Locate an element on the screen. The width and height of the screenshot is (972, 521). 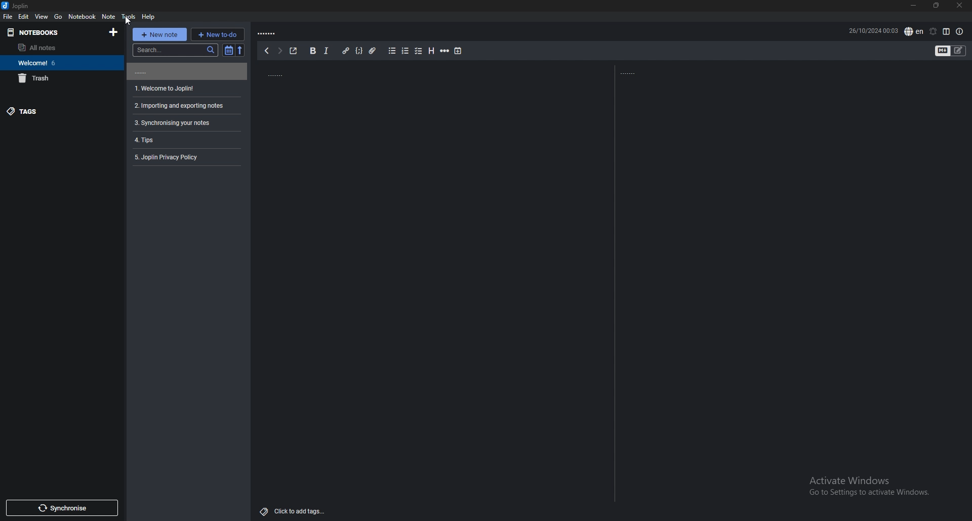
toggle editors is located at coordinates (958, 51).